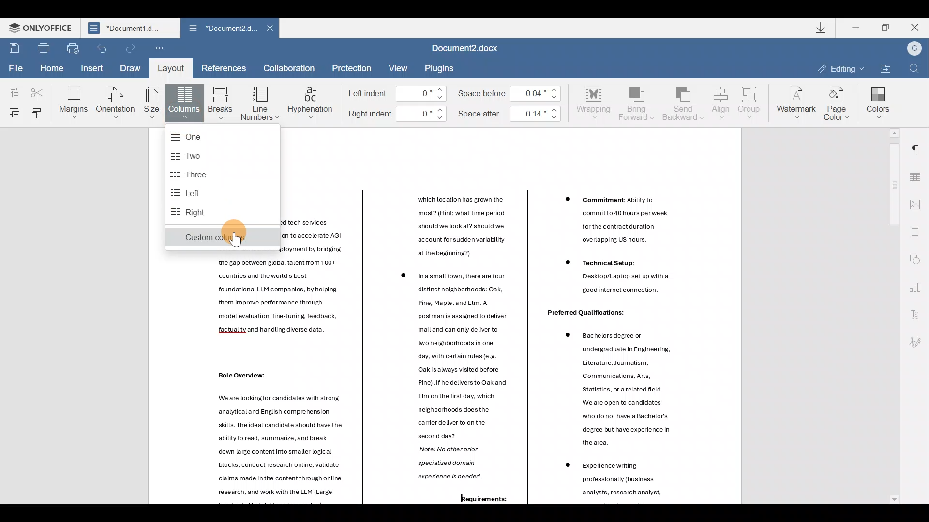 The image size is (929, 522). I want to click on Image settings, so click(918, 203).